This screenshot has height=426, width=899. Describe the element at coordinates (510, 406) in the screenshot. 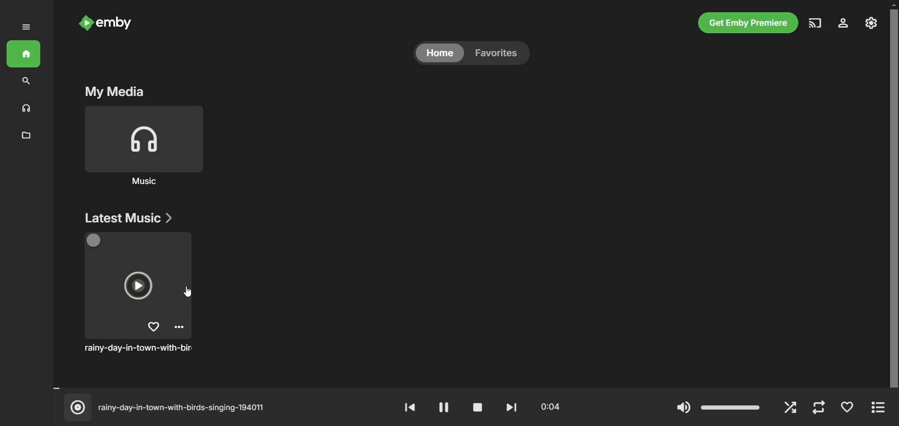

I see `next` at that location.